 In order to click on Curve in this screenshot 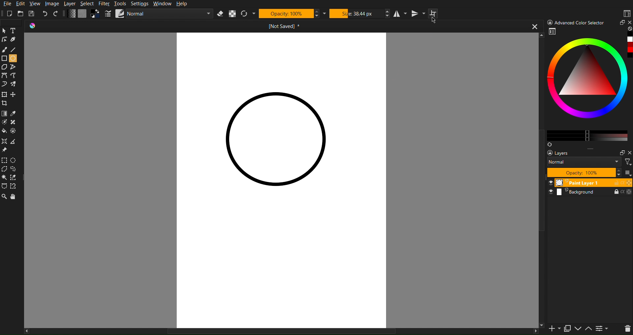, I will do `click(4, 84)`.